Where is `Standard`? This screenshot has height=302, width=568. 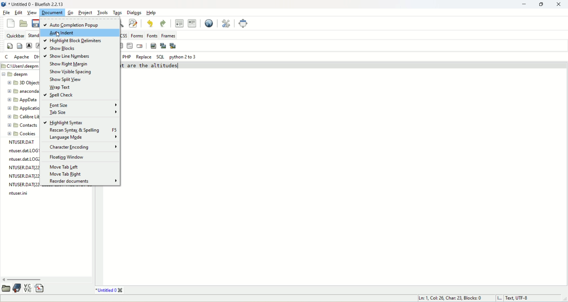
Standard is located at coordinates (34, 35).